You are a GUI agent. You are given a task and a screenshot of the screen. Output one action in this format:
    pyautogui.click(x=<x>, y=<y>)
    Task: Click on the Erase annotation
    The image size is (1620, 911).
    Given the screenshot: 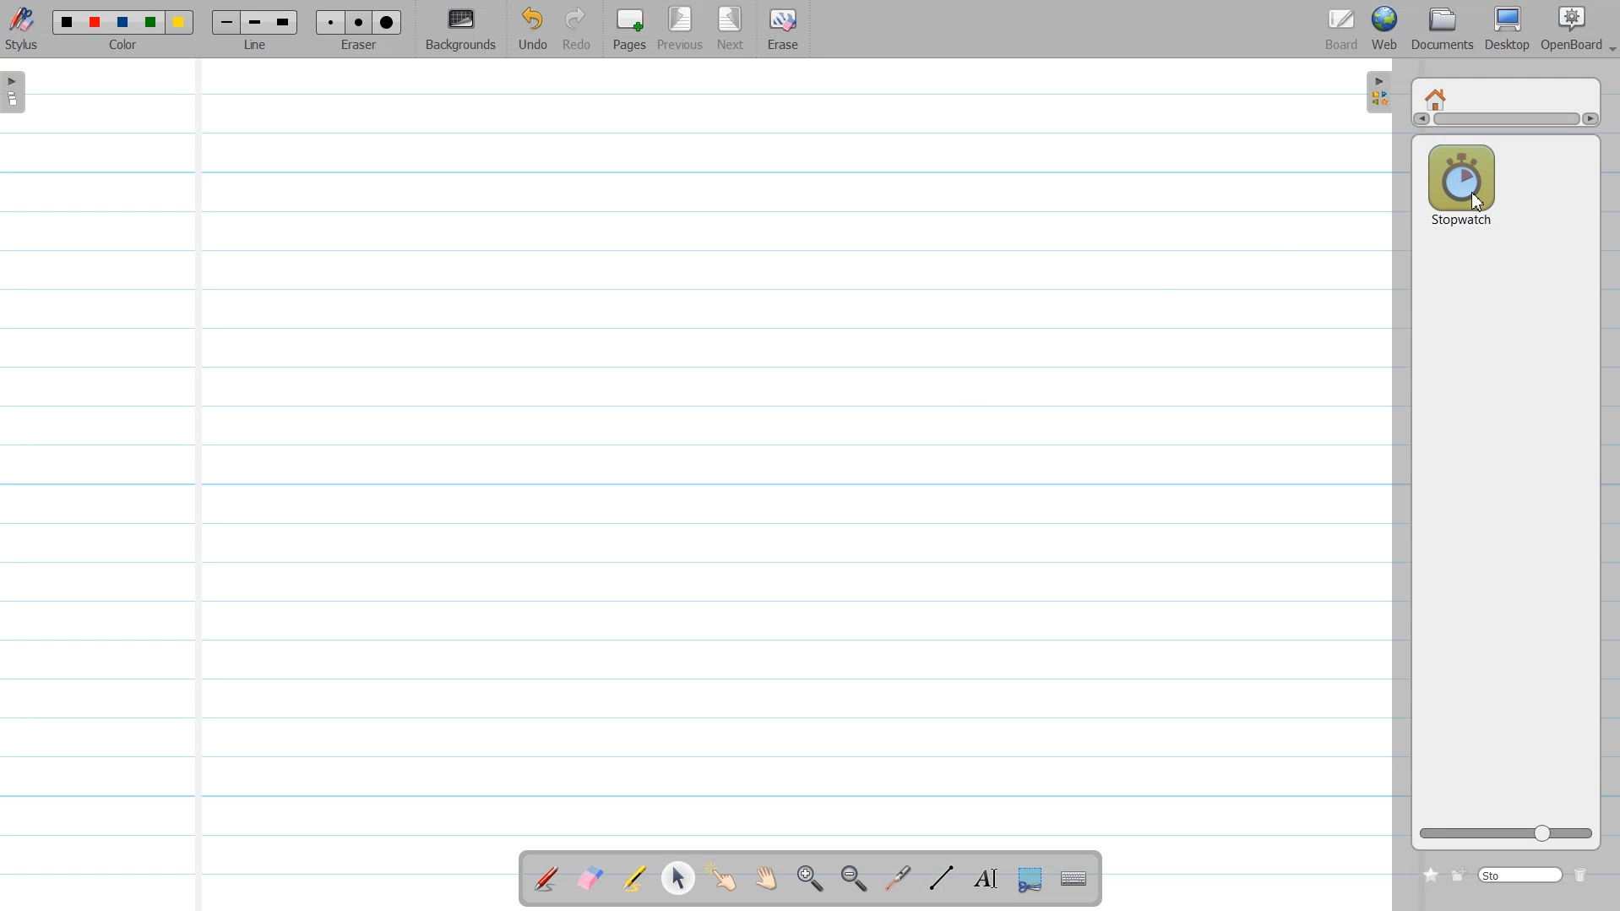 What is the action you would take?
    pyautogui.click(x=589, y=878)
    